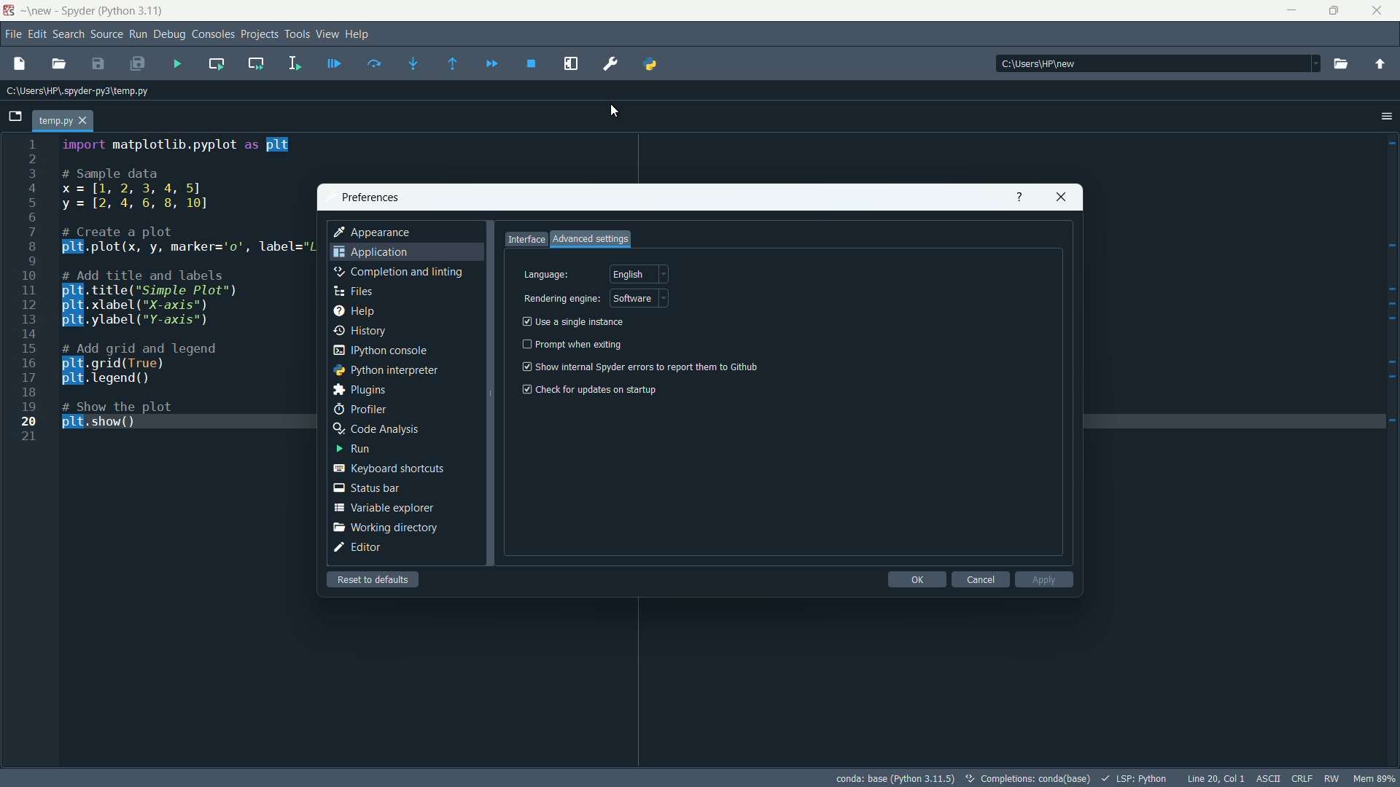 The image size is (1400, 787). Describe the element at coordinates (107, 34) in the screenshot. I see `source` at that location.